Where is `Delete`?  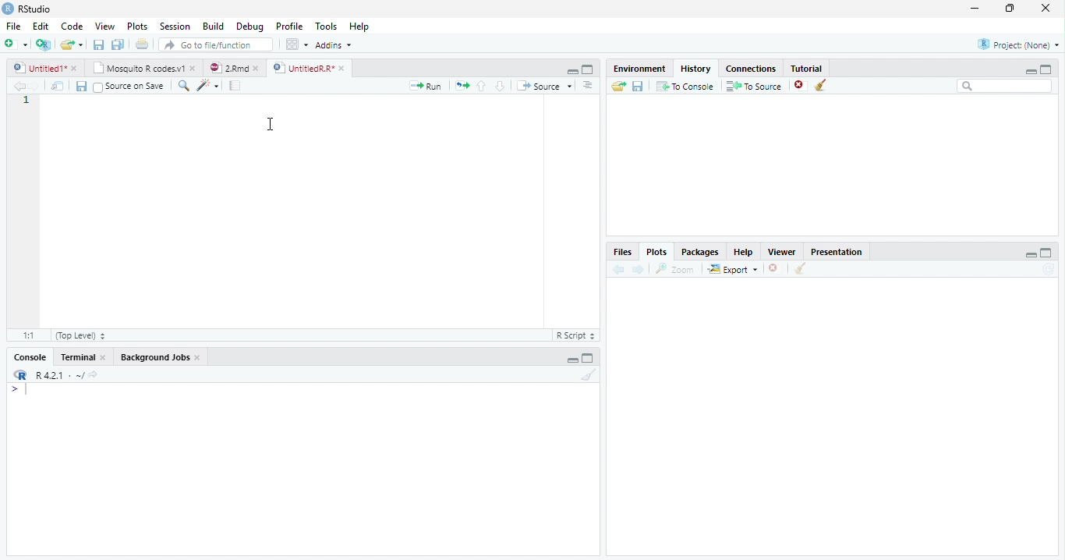 Delete is located at coordinates (799, 83).